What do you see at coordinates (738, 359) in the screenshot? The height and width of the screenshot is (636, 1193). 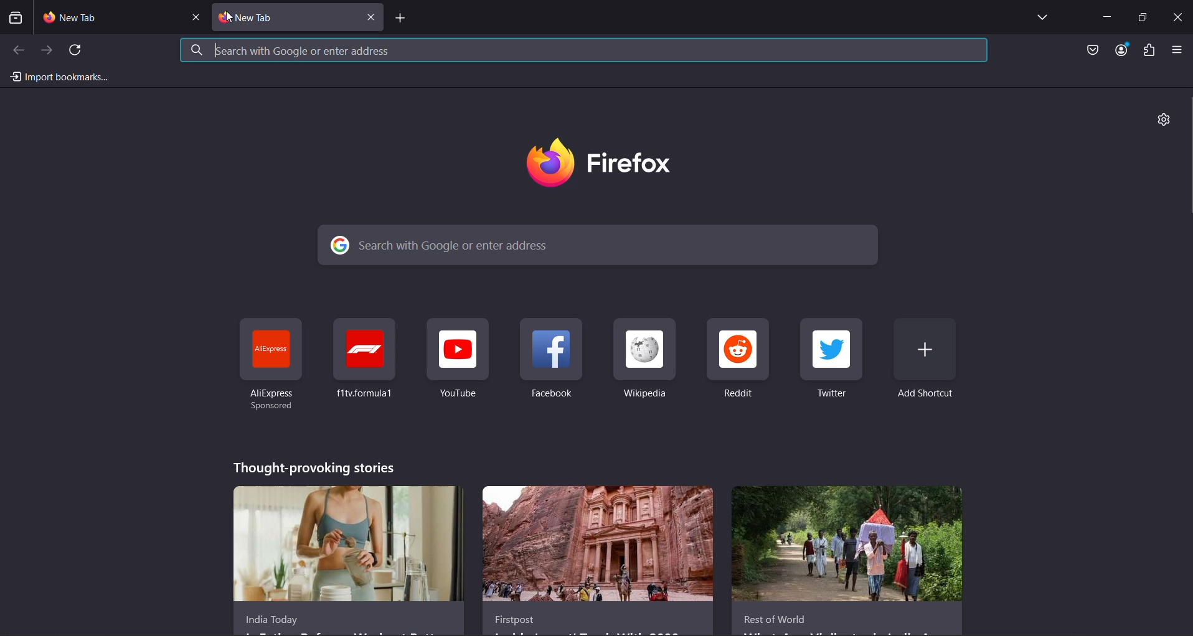 I see `shortcut` at bounding box center [738, 359].